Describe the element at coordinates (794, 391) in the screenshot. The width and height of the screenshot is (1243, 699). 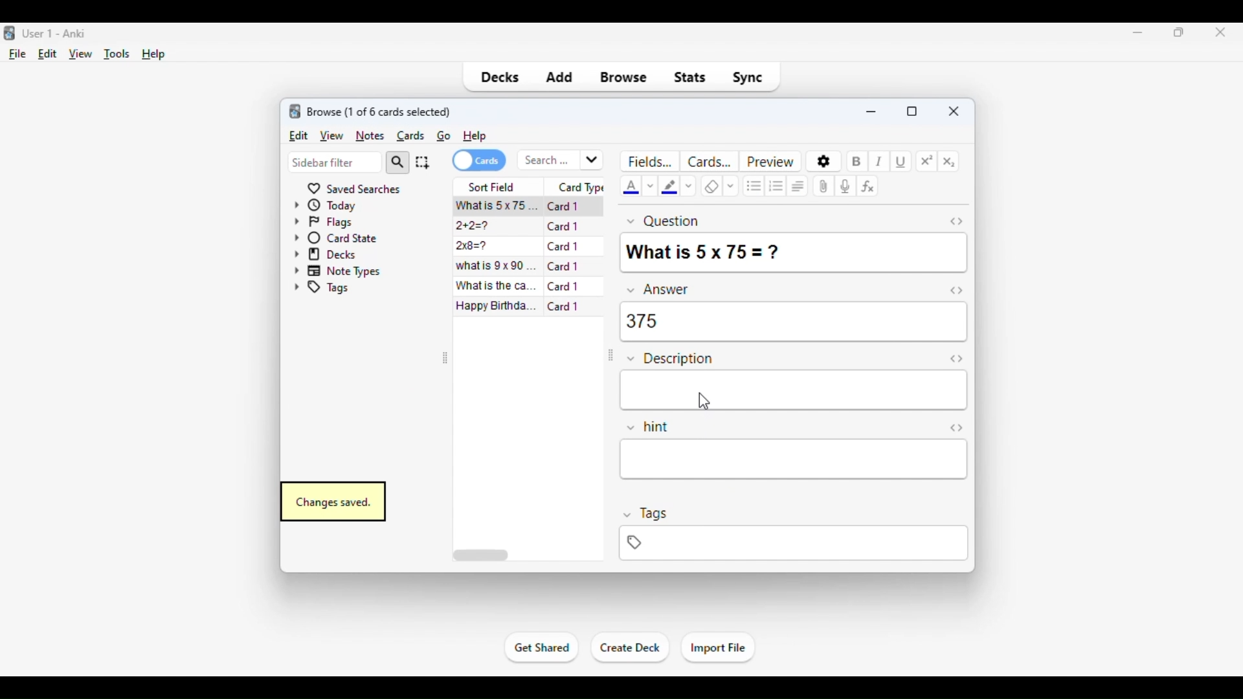
I see `description` at that location.